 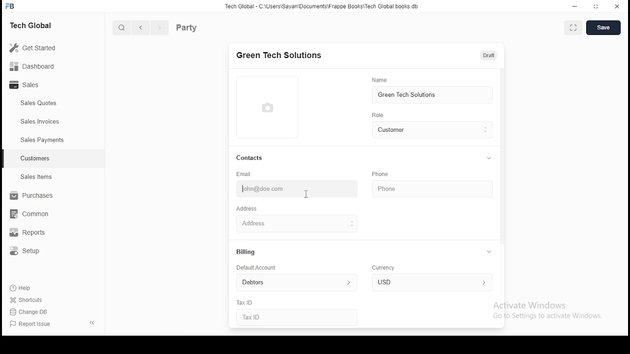 What do you see at coordinates (255, 268) in the screenshot?
I see `default account` at bounding box center [255, 268].